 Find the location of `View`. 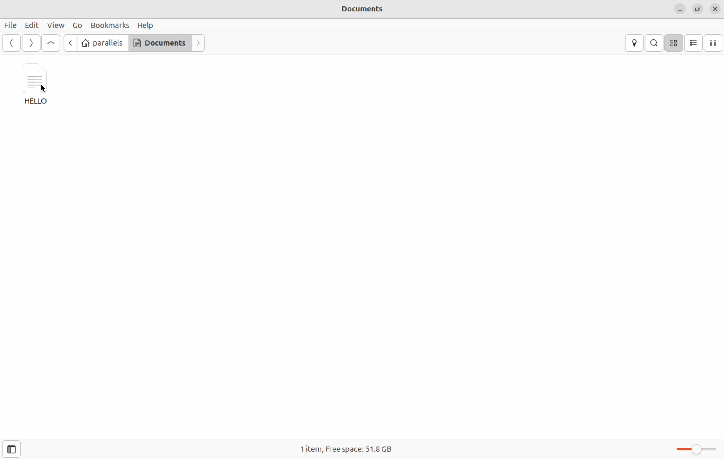

View is located at coordinates (56, 24).